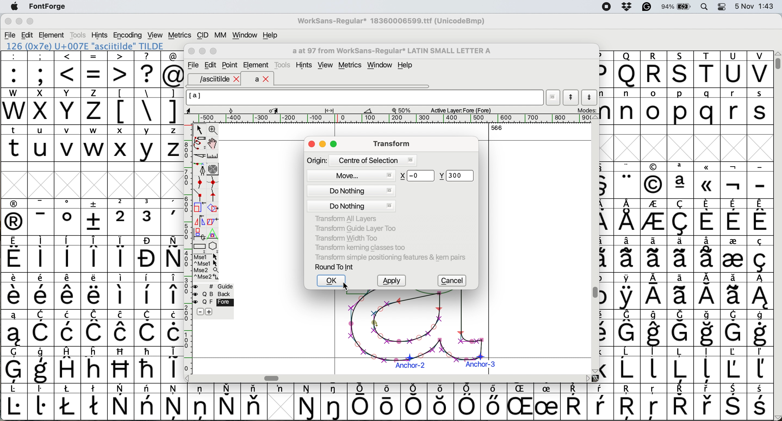  Describe the element at coordinates (678, 6) in the screenshot. I see `battery` at that location.